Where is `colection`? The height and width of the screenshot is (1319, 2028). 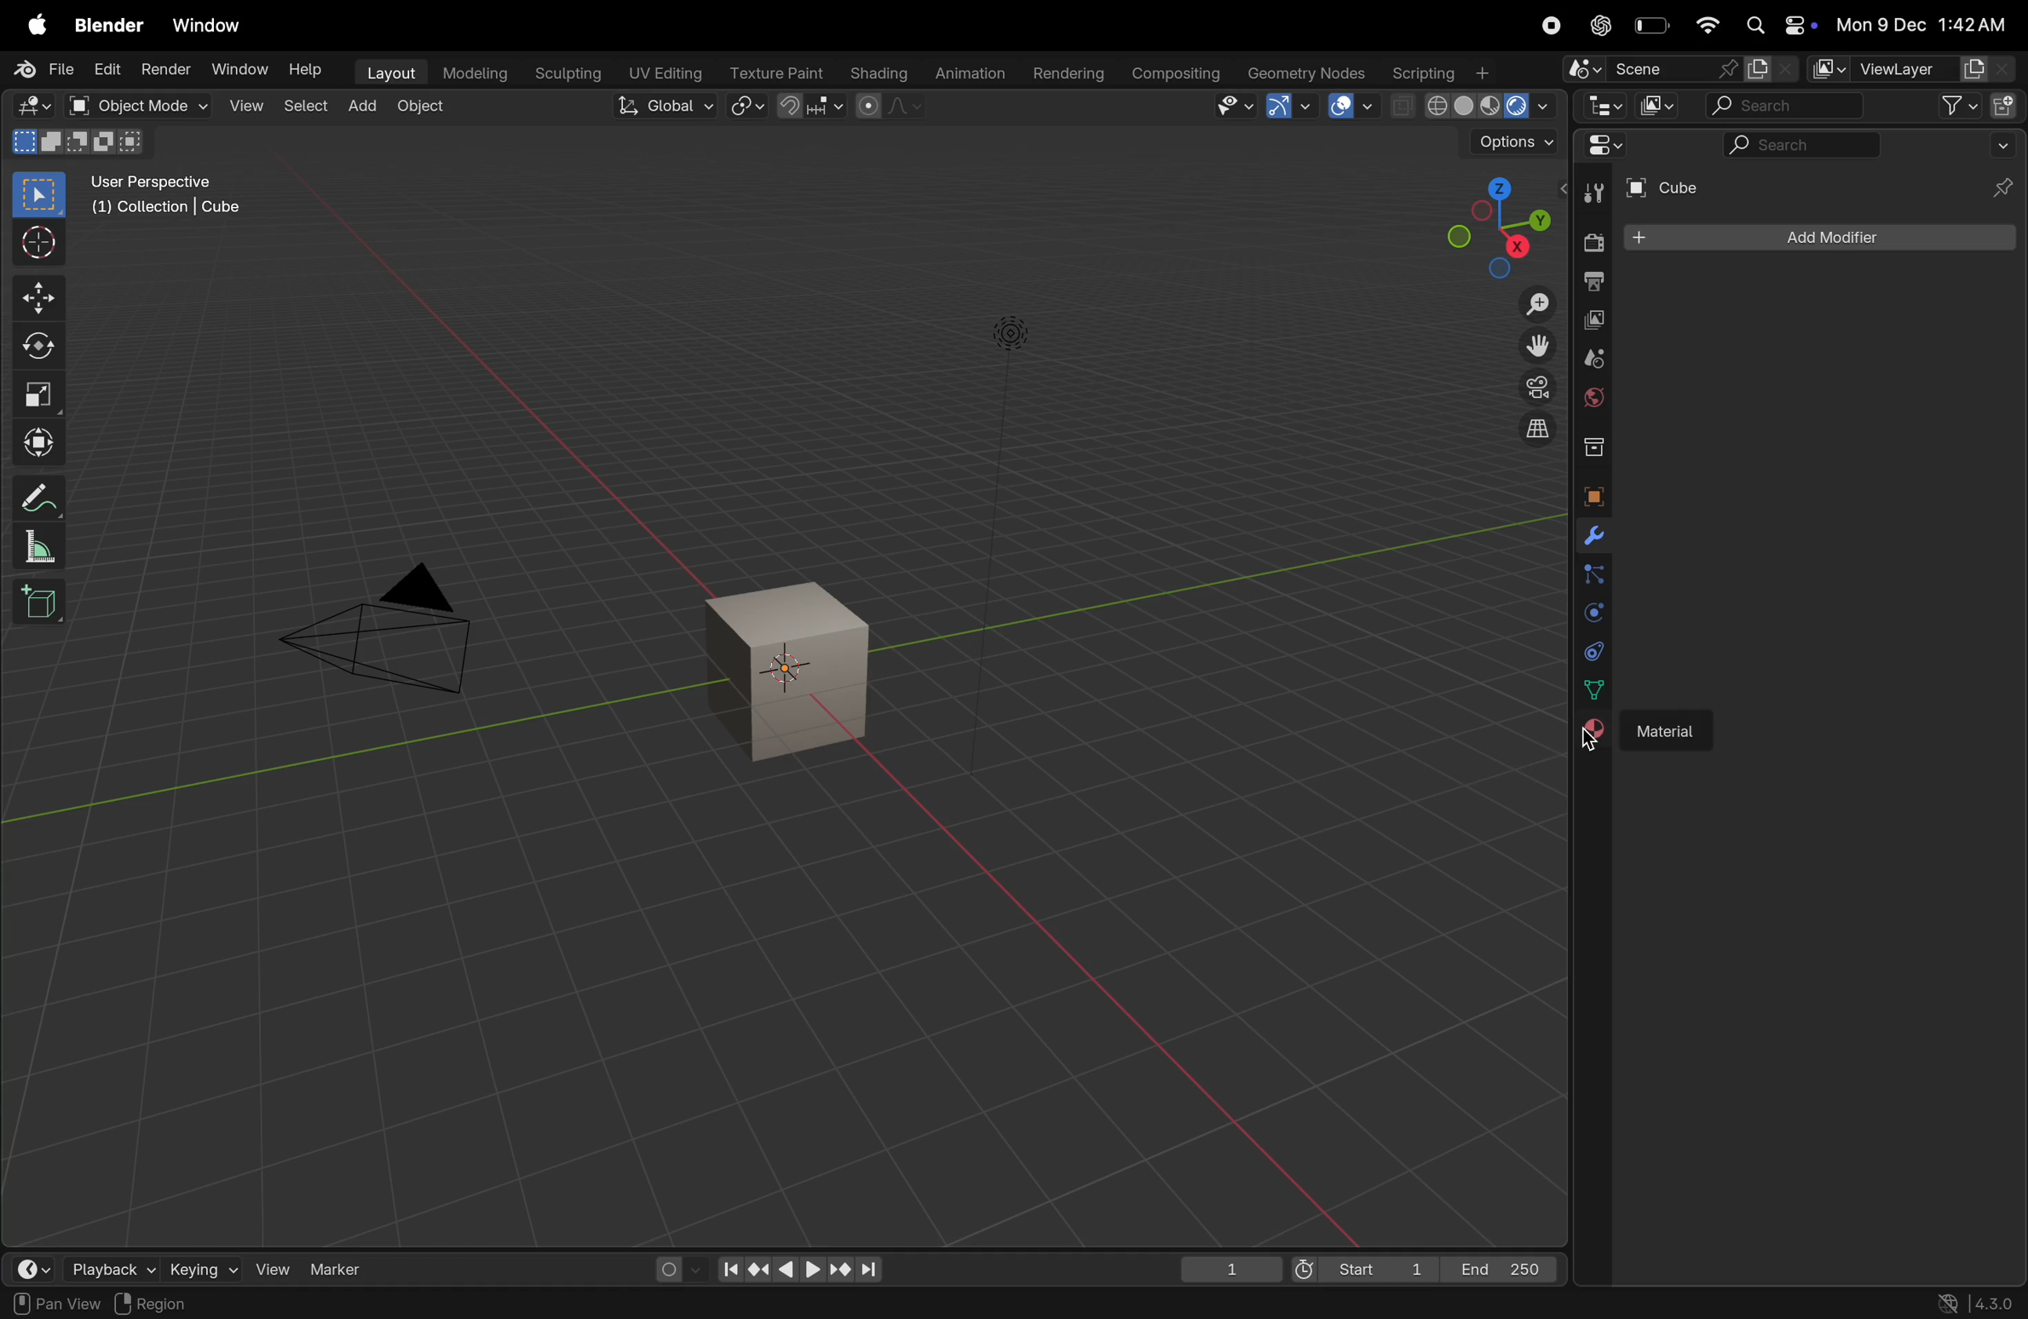
colection is located at coordinates (1591, 441).